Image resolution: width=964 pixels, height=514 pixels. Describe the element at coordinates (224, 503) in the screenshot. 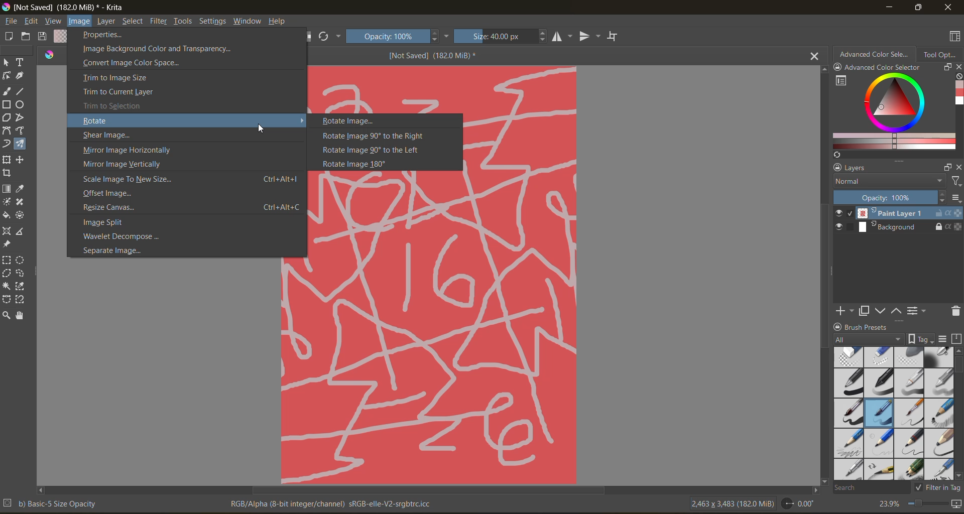

I see `metadata` at that location.